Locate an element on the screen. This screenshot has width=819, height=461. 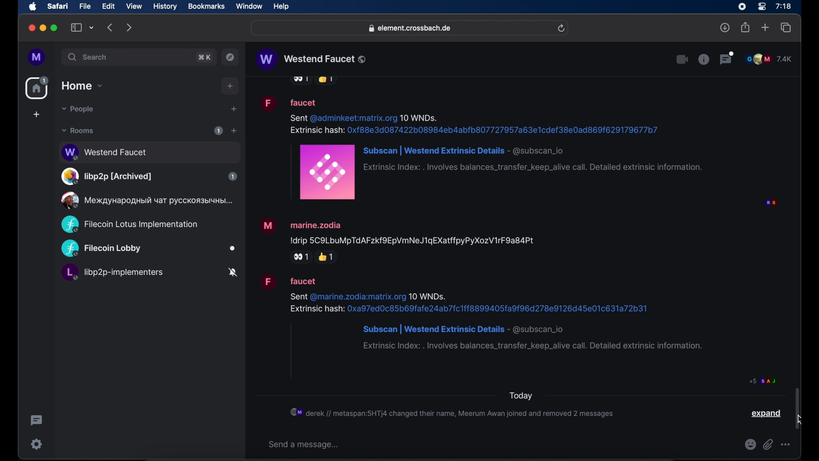
apple icon is located at coordinates (33, 7).